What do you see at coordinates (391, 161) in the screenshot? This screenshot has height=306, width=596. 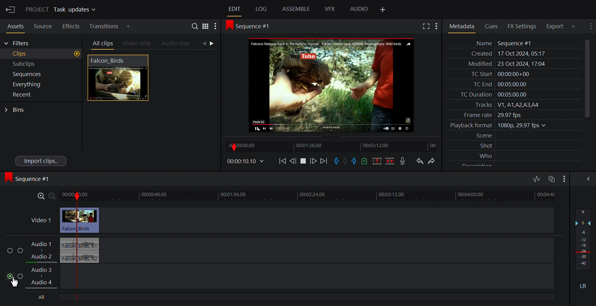 I see `Delete/cut` at bounding box center [391, 161].